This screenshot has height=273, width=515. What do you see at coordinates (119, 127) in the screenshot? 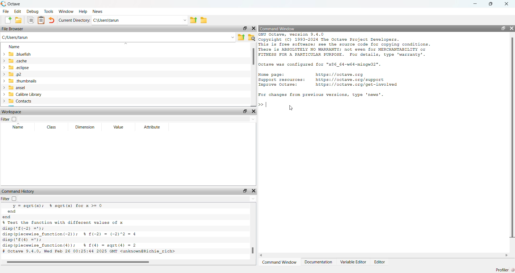
I see `Value` at bounding box center [119, 127].